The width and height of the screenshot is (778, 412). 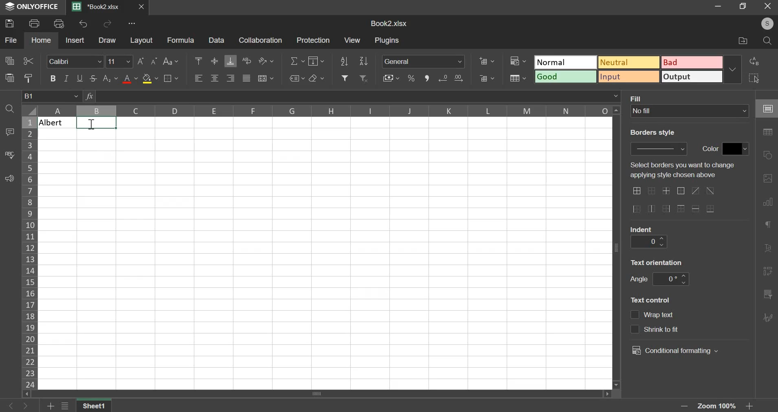 What do you see at coordinates (11, 131) in the screenshot?
I see `comment` at bounding box center [11, 131].